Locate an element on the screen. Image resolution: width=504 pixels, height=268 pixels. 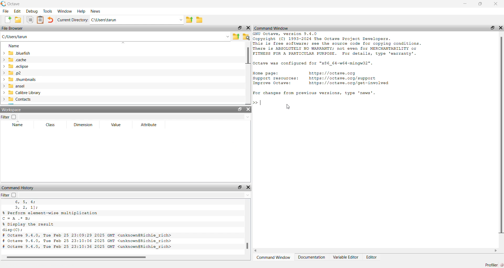
Profiler is located at coordinates (492, 265).